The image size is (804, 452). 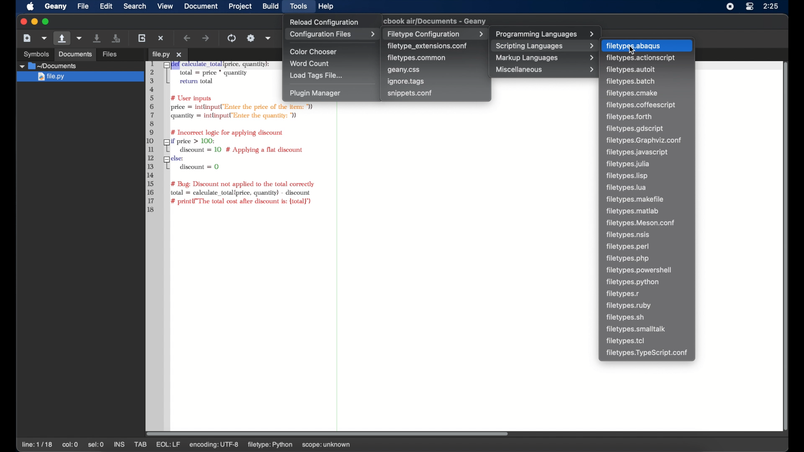 I want to click on close, so click(x=22, y=22).